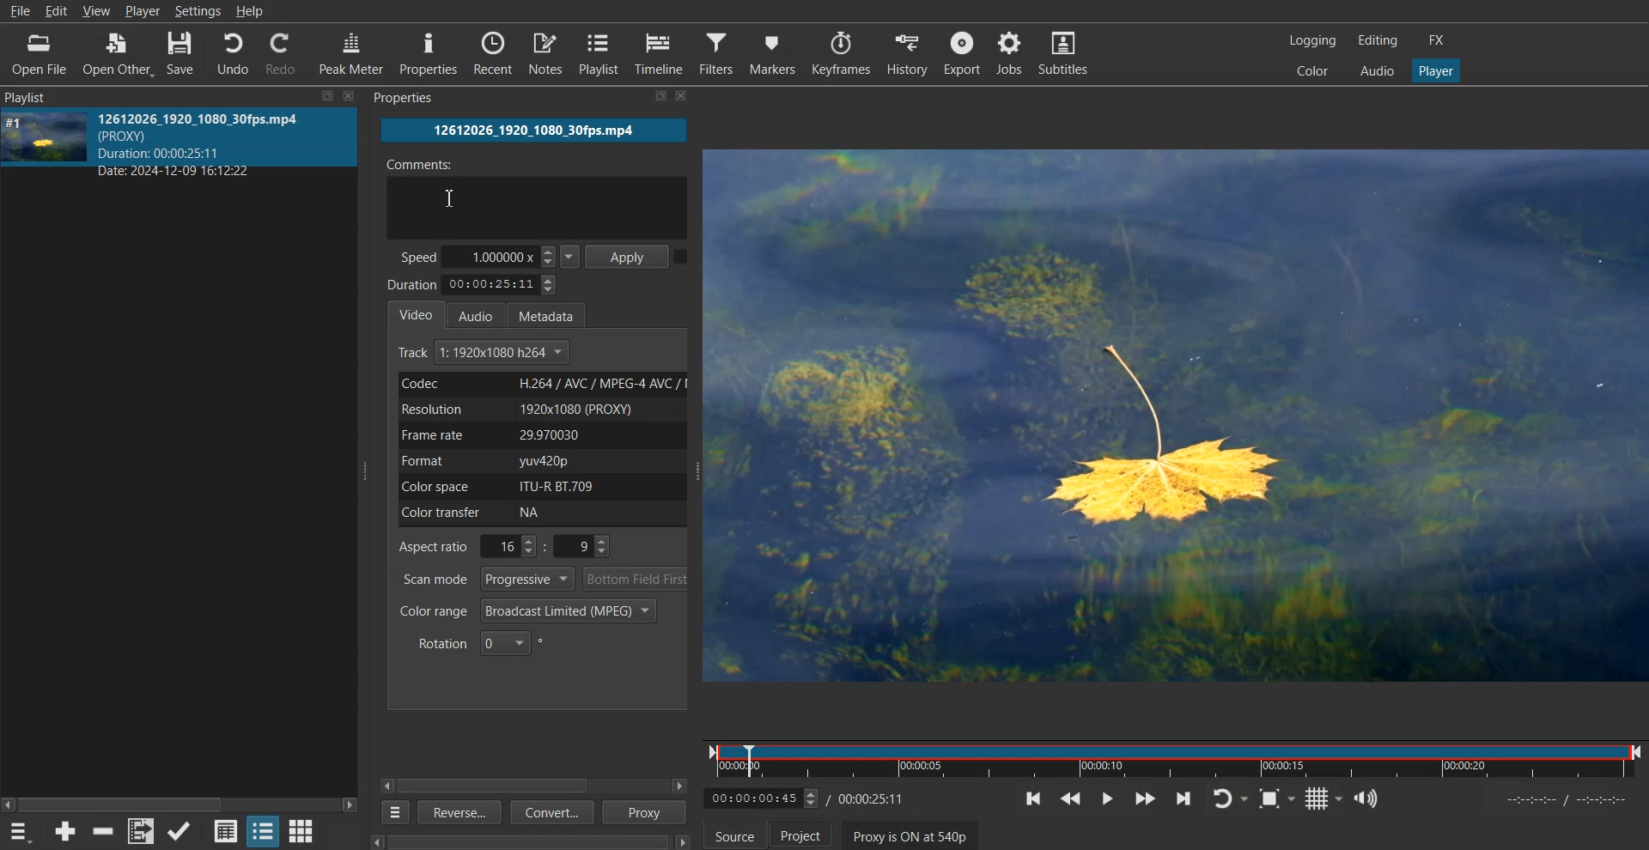 This screenshot has width=1649, height=850. What do you see at coordinates (800, 834) in the screenshot?
I see `Project` at bounding box center [800, 834].